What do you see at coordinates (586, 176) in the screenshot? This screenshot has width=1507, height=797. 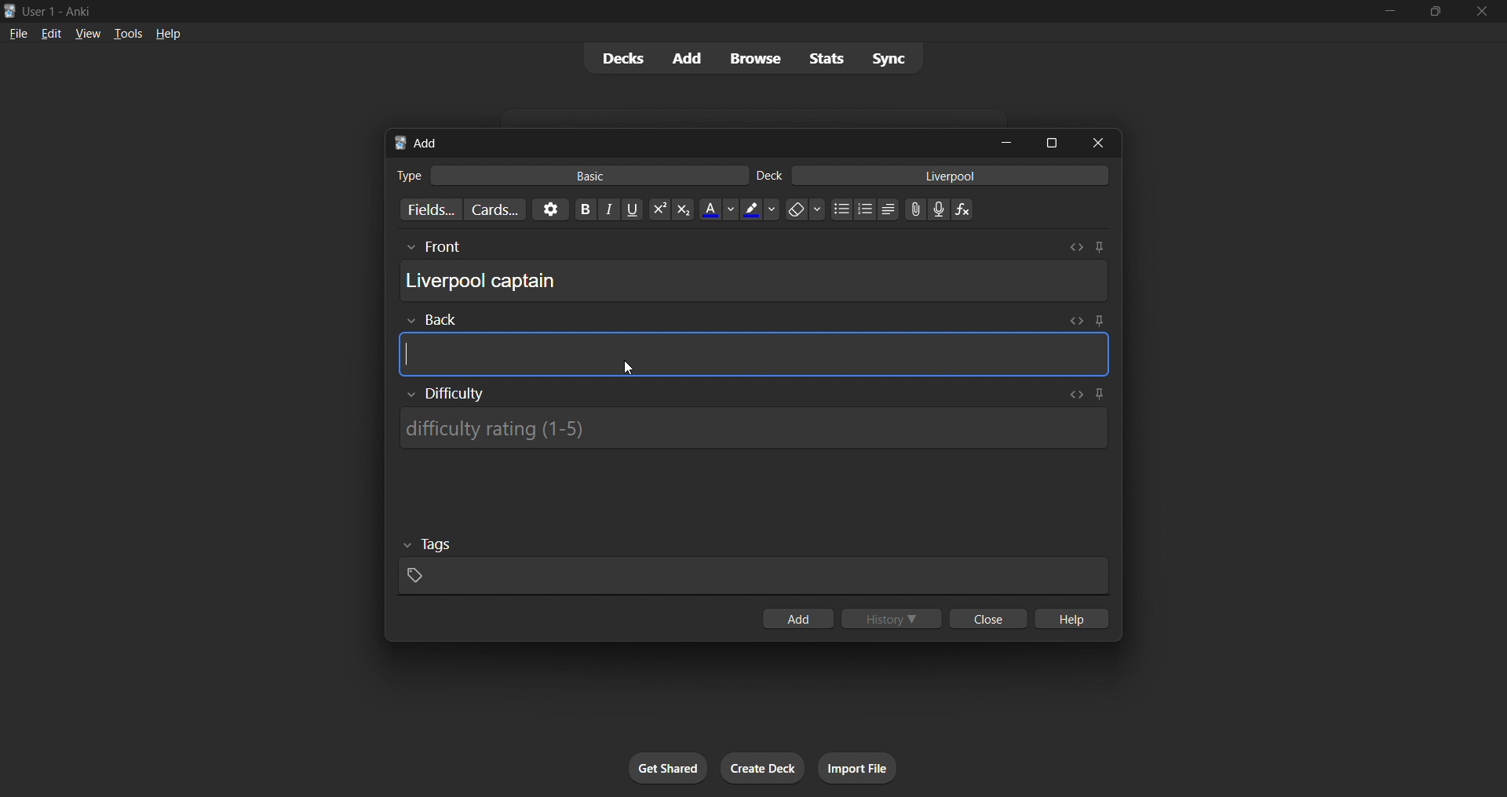 I see `basic card type` at bounding box center [586, 176].